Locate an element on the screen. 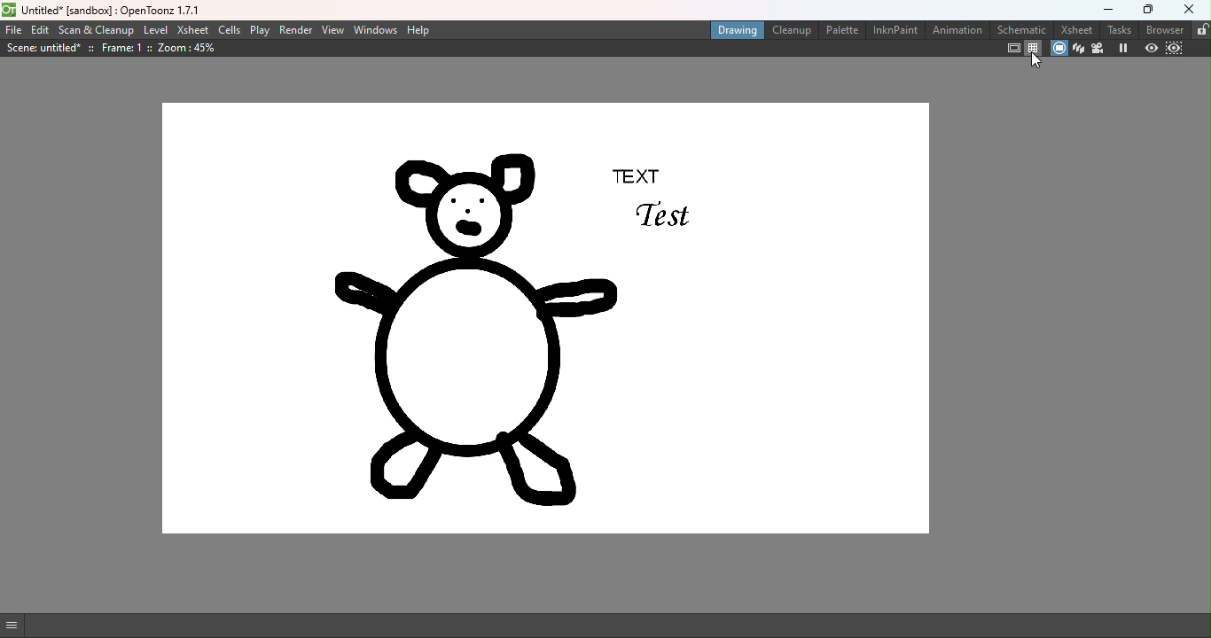 This screenshot has height=638, width=1211. Cells is located at coordinates (230, 29).